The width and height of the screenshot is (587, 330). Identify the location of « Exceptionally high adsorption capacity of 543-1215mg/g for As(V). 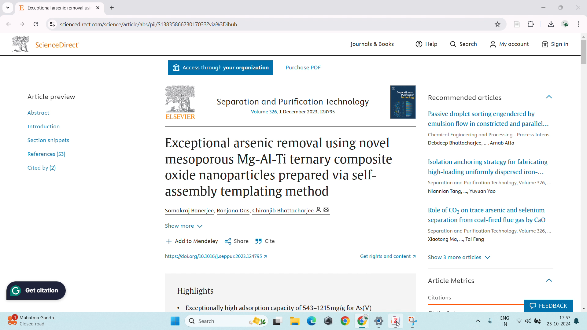
(275, 307).